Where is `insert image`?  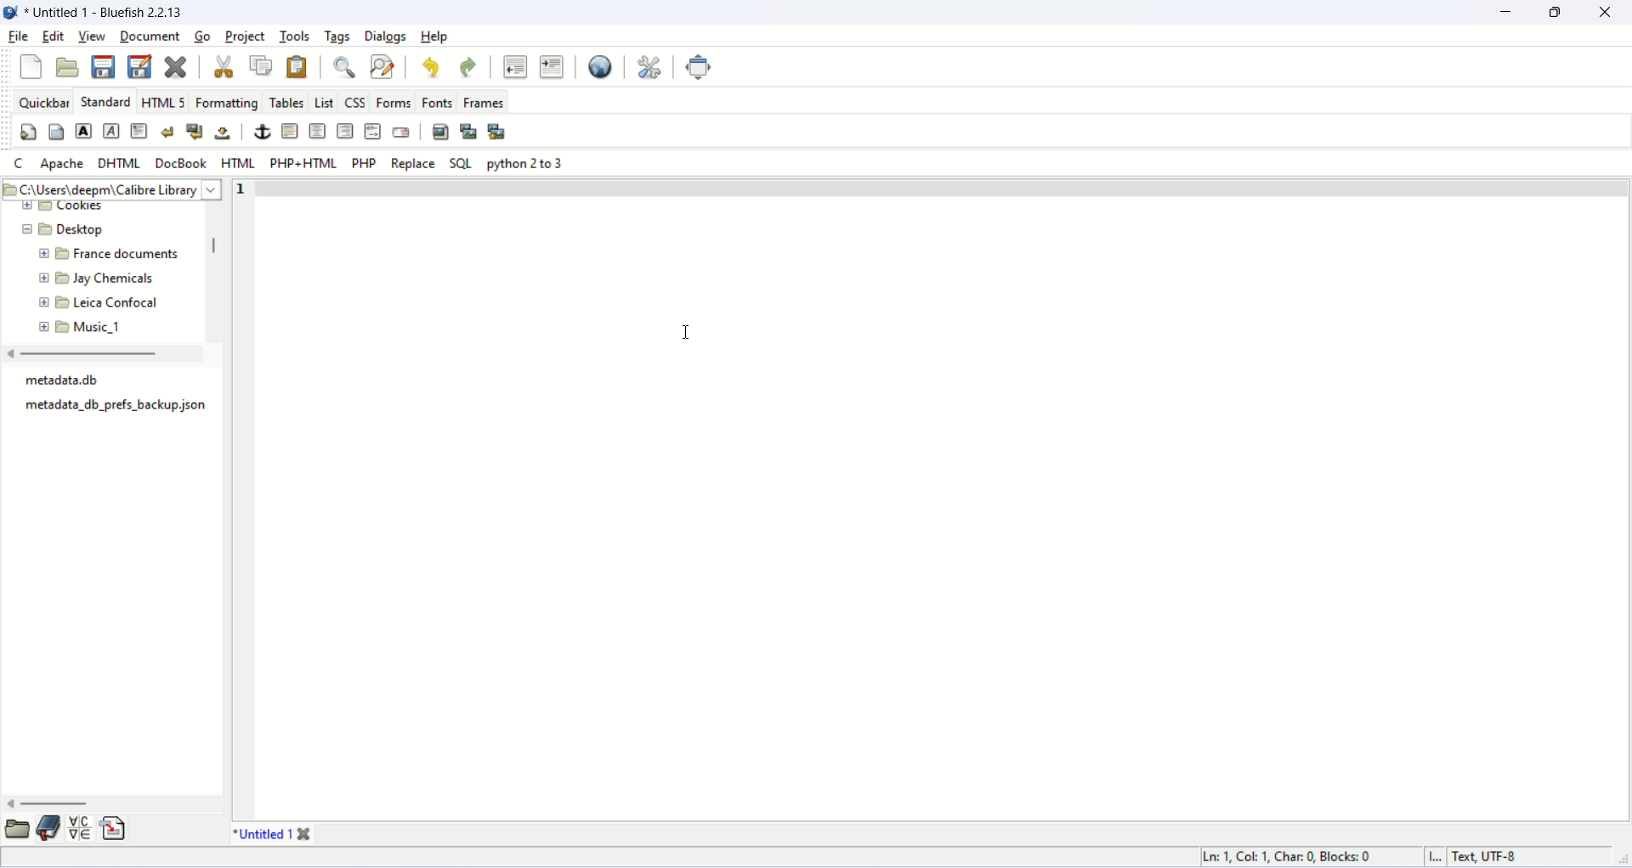
insert image is located at coordinates (441, 132).